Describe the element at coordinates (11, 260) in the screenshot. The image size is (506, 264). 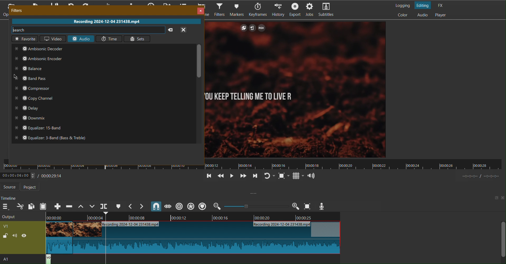
I see `A1` at that location.